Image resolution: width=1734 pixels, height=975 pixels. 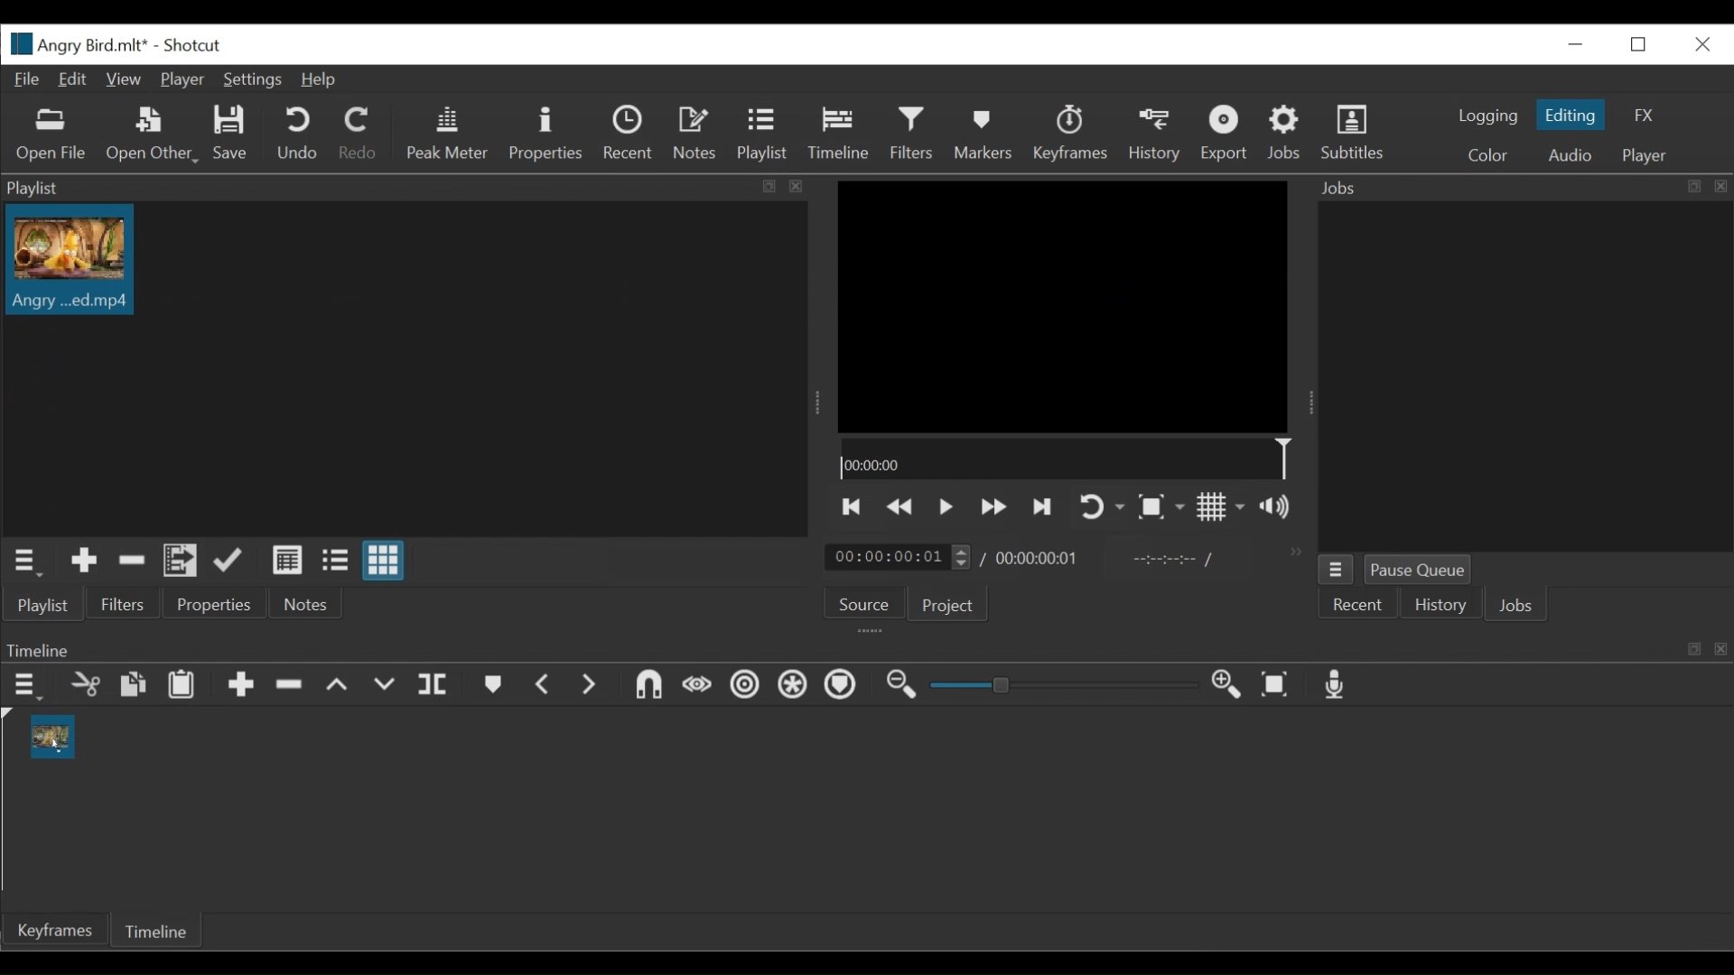 What do you see at coordinates (57, 736) in the screenshot?
I see `Clip` at bounding box center [57, 736].